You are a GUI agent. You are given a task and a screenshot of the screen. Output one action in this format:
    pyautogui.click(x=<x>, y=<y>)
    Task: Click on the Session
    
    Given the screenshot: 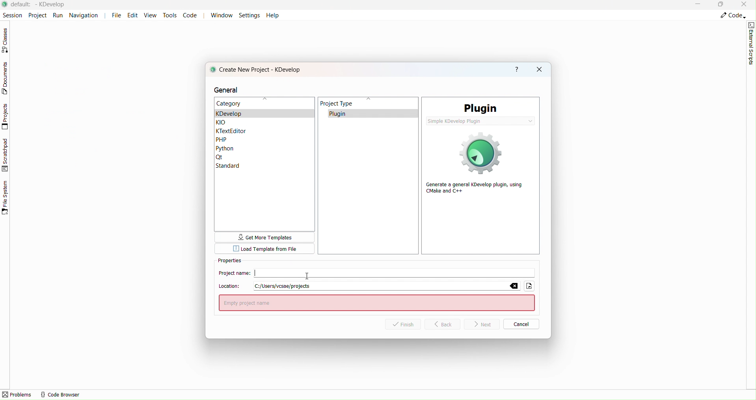 What is the action you would take?
    pyautogui.click(x=11, y=14)
    